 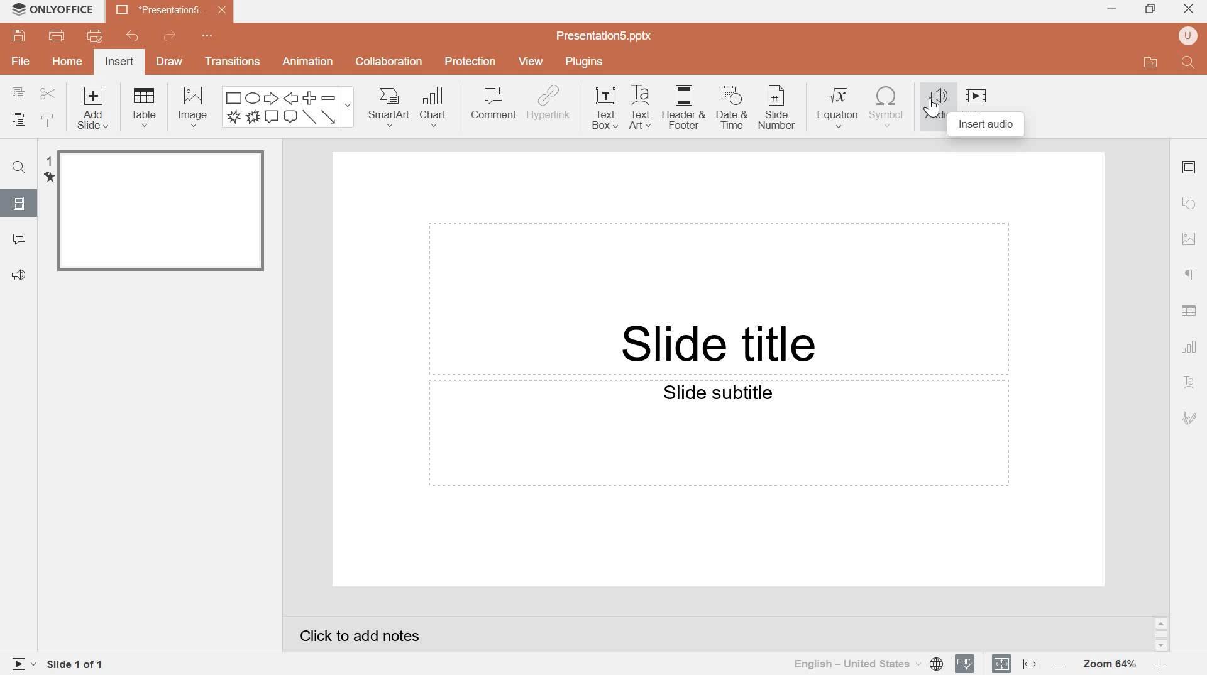 I want to click on slide settings, so click(x=1189, y=167).